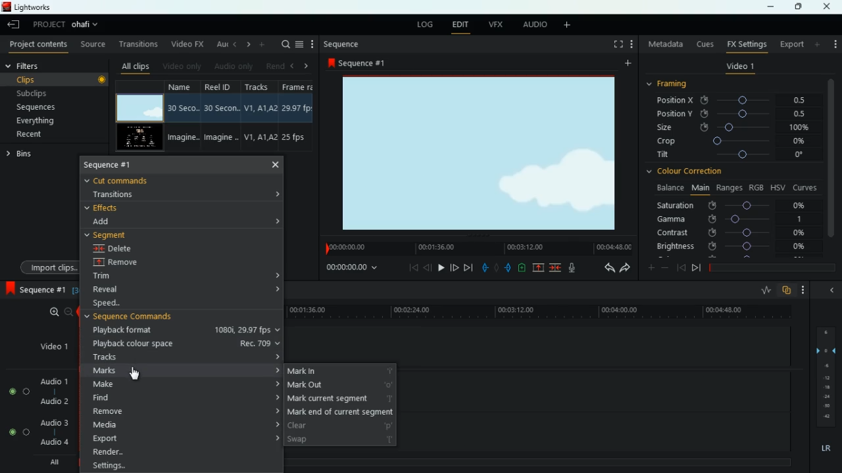 The width and height of the screenshot is (842, 473). Describe the element at coordinates (47, 267) in the screenshot. I see `import clips` at that location.